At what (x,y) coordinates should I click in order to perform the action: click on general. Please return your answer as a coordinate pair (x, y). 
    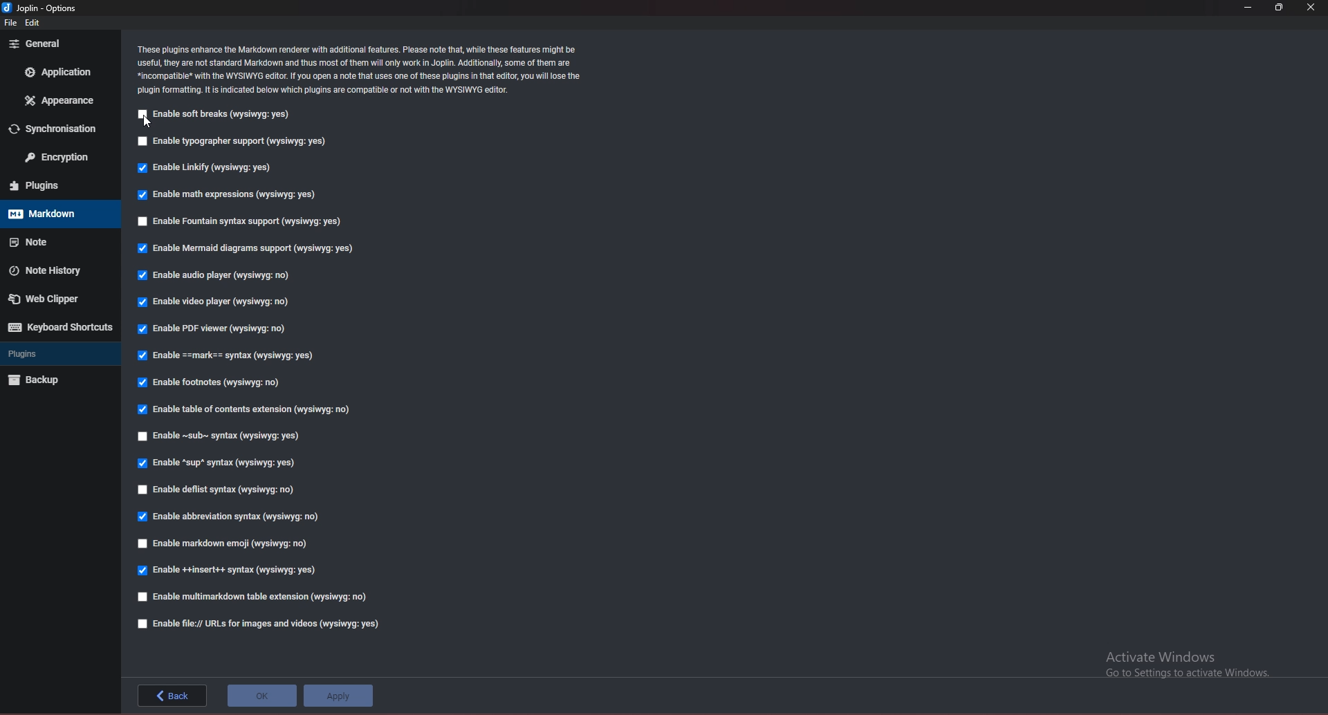
    Looking at the image, I should click on (61, 43).